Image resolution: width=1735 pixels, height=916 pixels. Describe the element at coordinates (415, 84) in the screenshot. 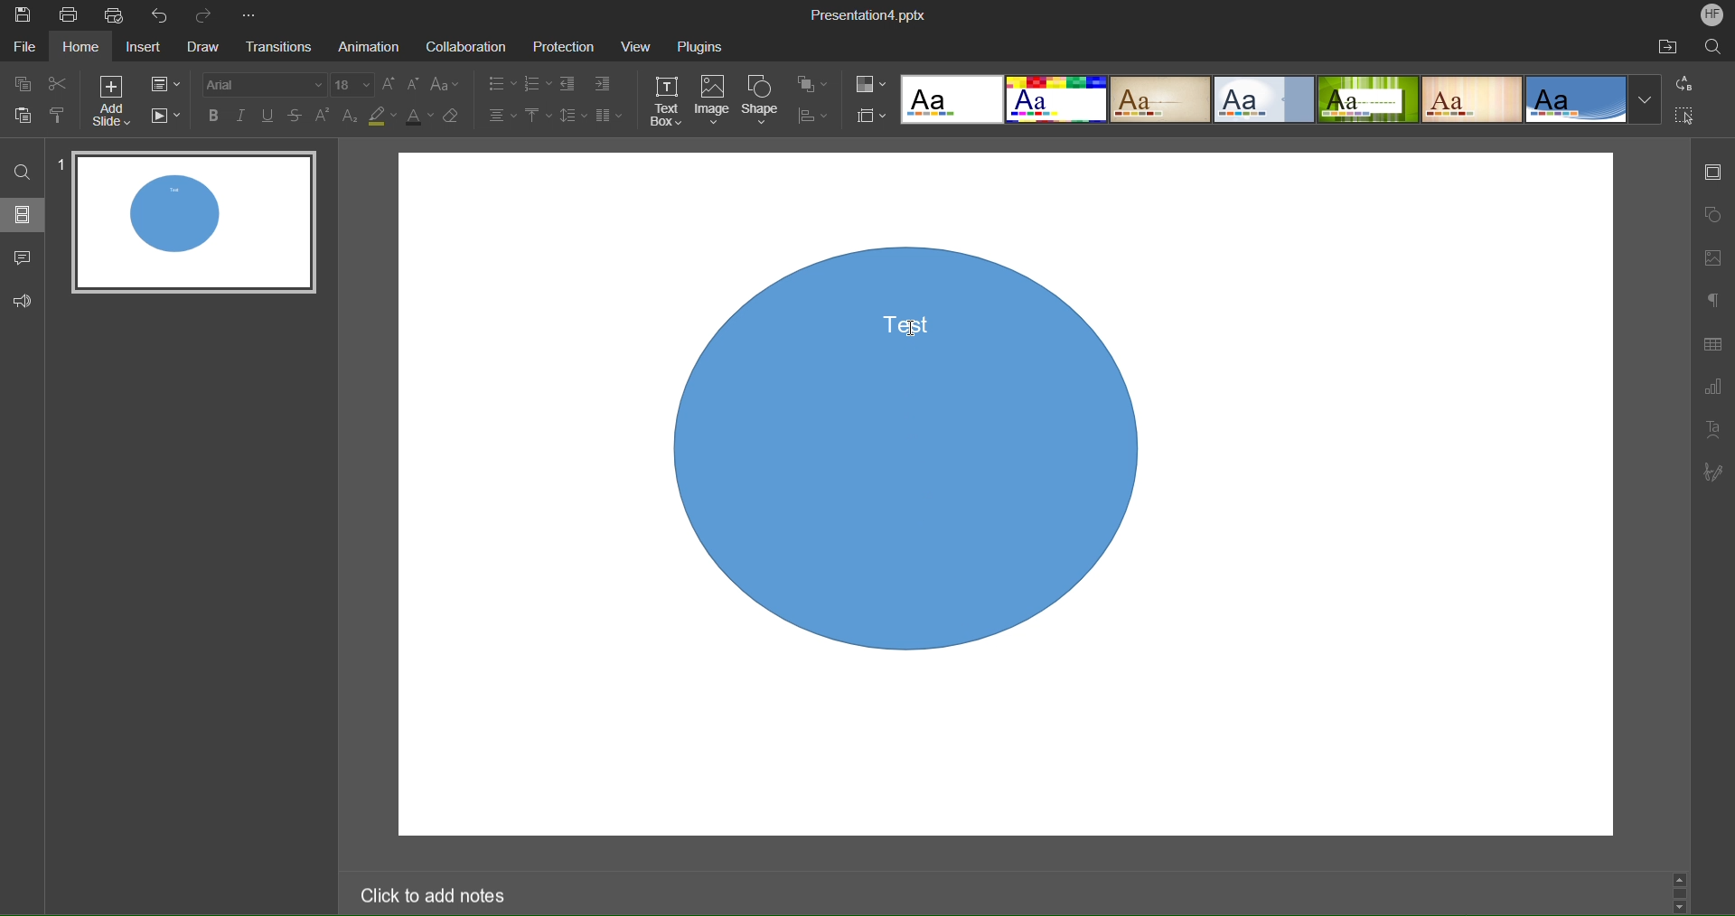

I see `Decrease size` at that location.